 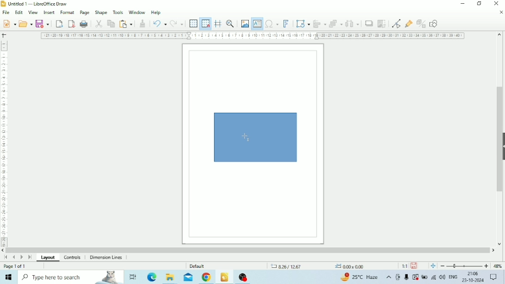 I want to click on File name, so click(x=39, y=4).